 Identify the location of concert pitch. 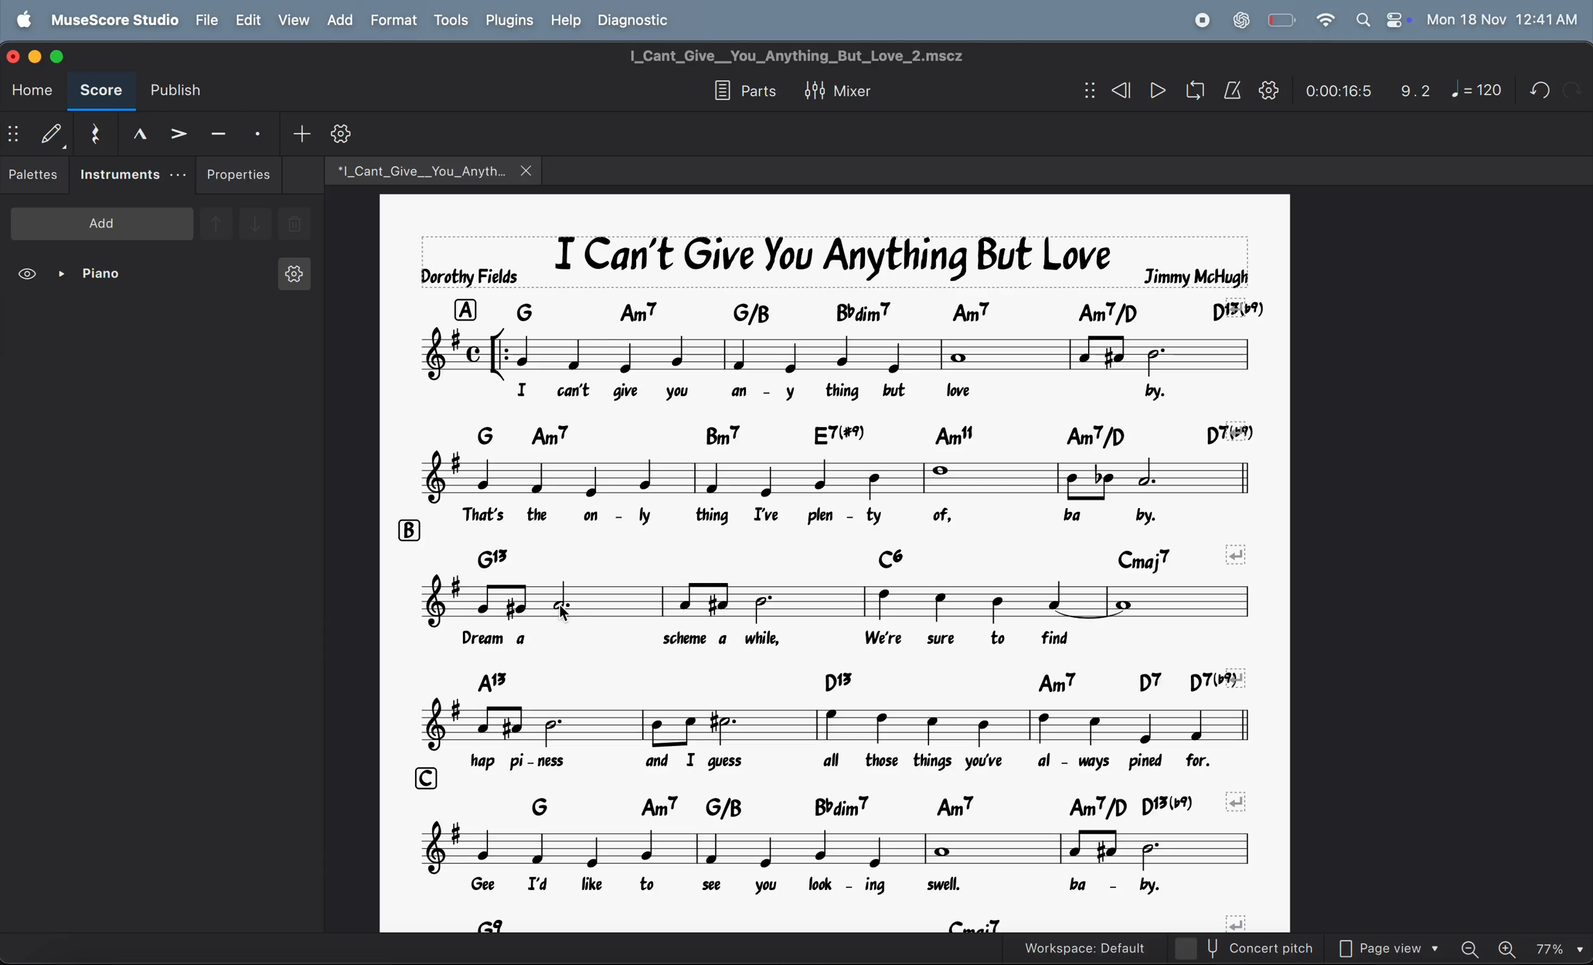
(1248, 950).